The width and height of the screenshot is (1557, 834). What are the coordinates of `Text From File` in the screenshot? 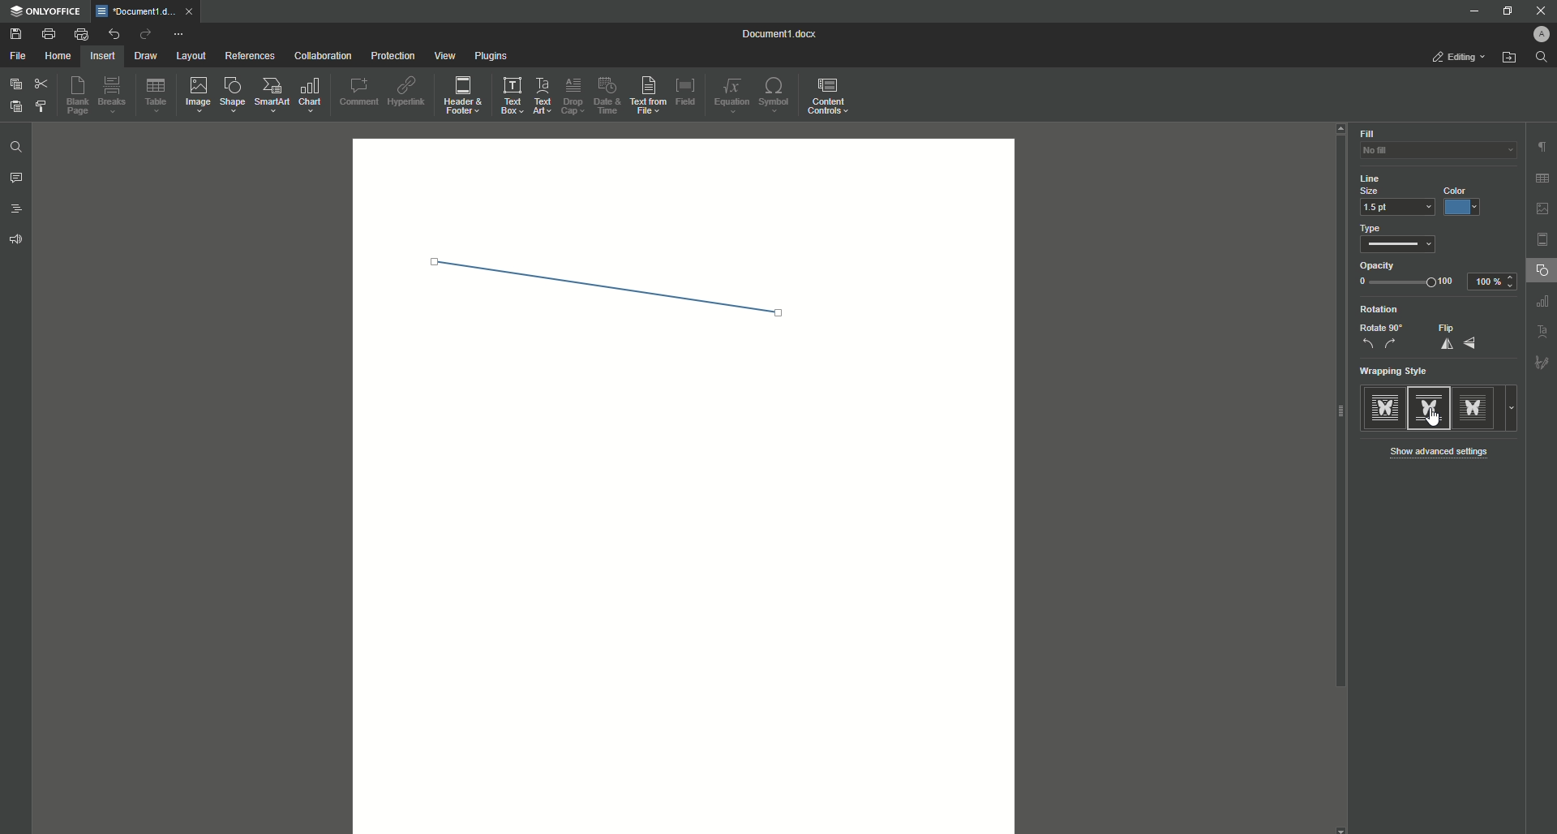 It's located at (650, 97).